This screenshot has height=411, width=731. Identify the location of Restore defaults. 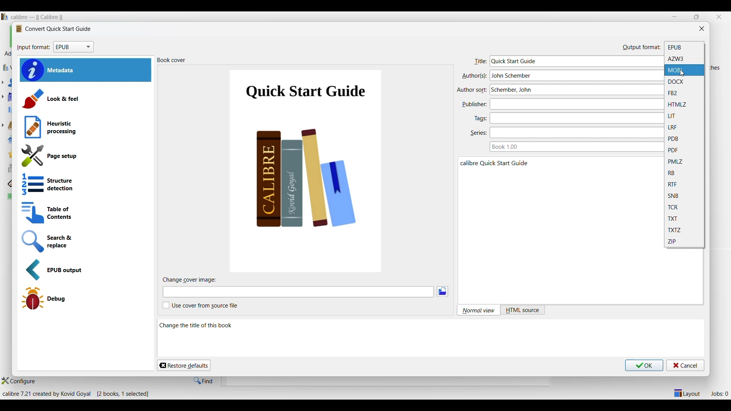
(184, 365).